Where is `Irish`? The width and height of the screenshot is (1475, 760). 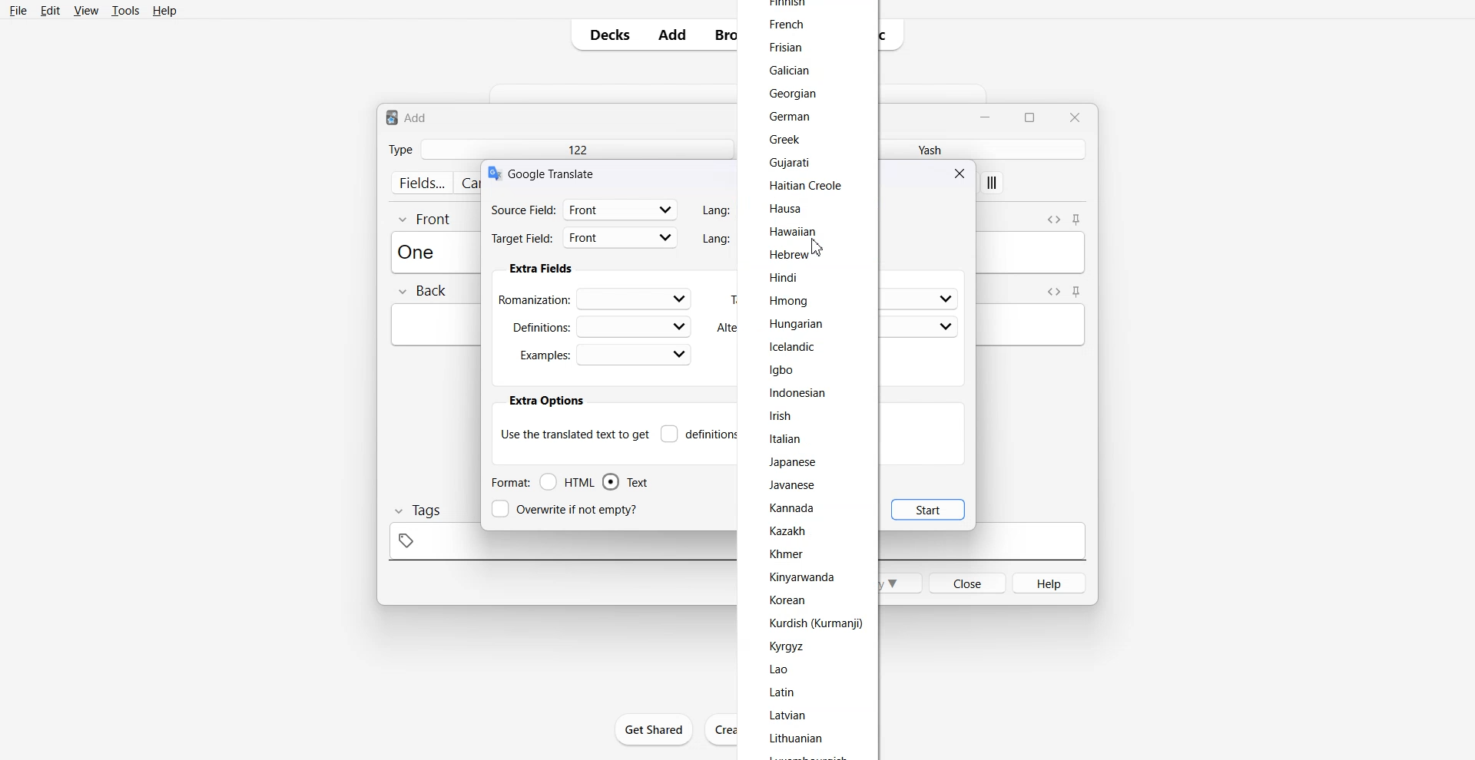 Irish is located at coordinates (781, 415).